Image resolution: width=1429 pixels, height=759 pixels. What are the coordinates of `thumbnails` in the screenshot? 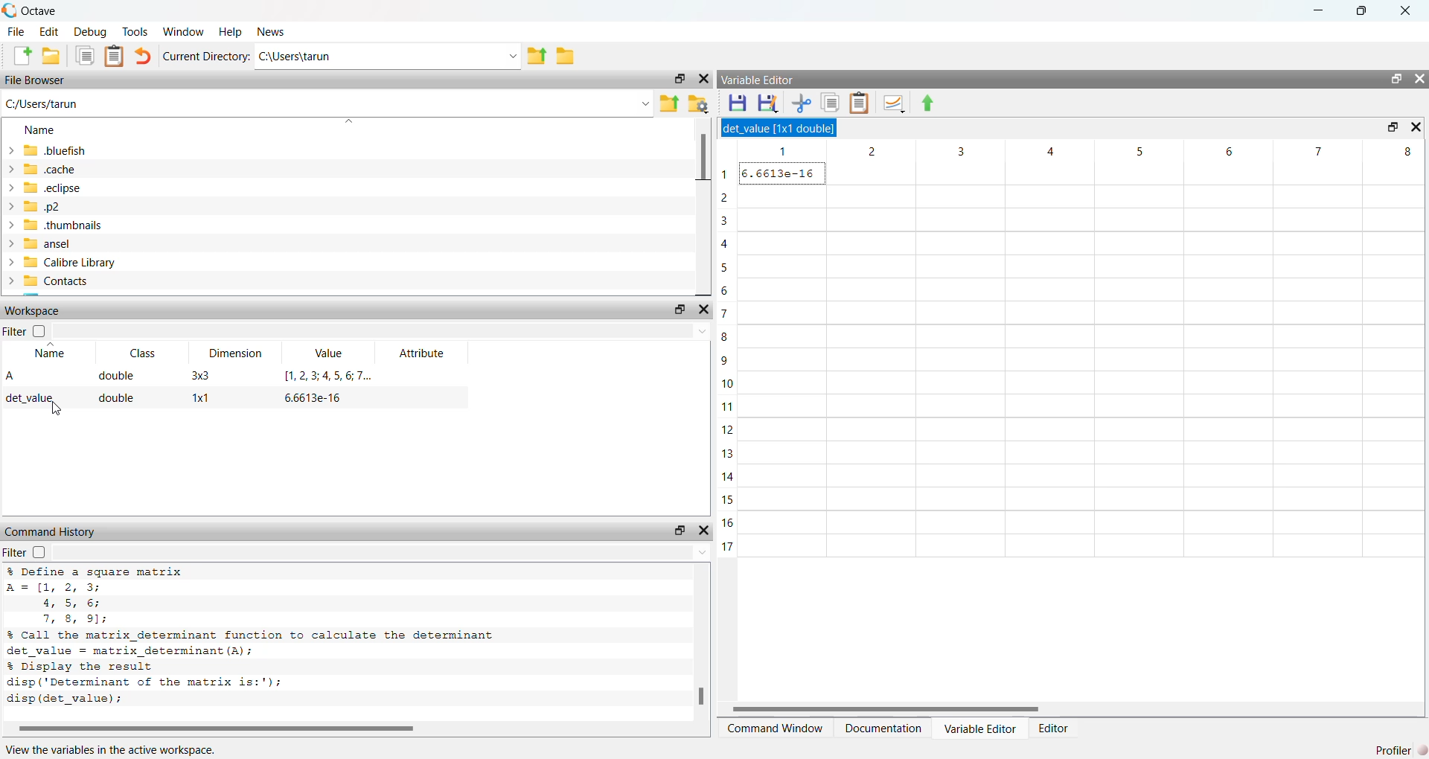 It's located at (57, 225).